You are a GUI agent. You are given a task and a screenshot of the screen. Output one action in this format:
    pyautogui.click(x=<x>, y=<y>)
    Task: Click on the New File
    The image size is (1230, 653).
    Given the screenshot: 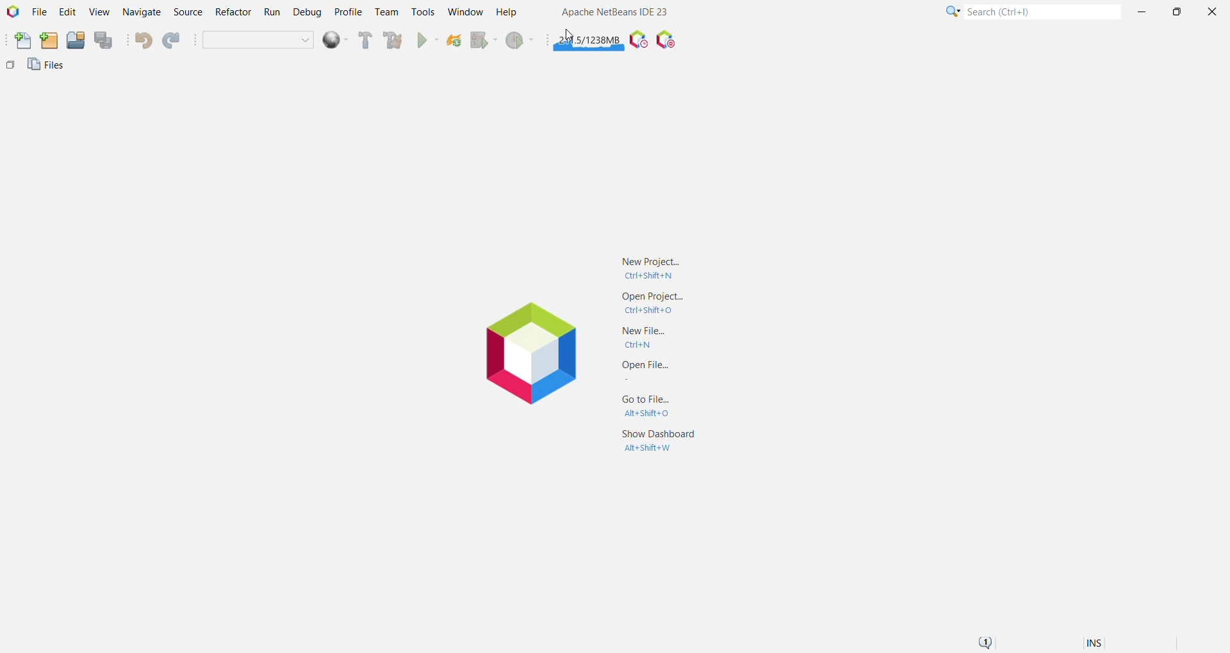 What is the action you would take?
    pyautogui.click(x=20, y=42)
    